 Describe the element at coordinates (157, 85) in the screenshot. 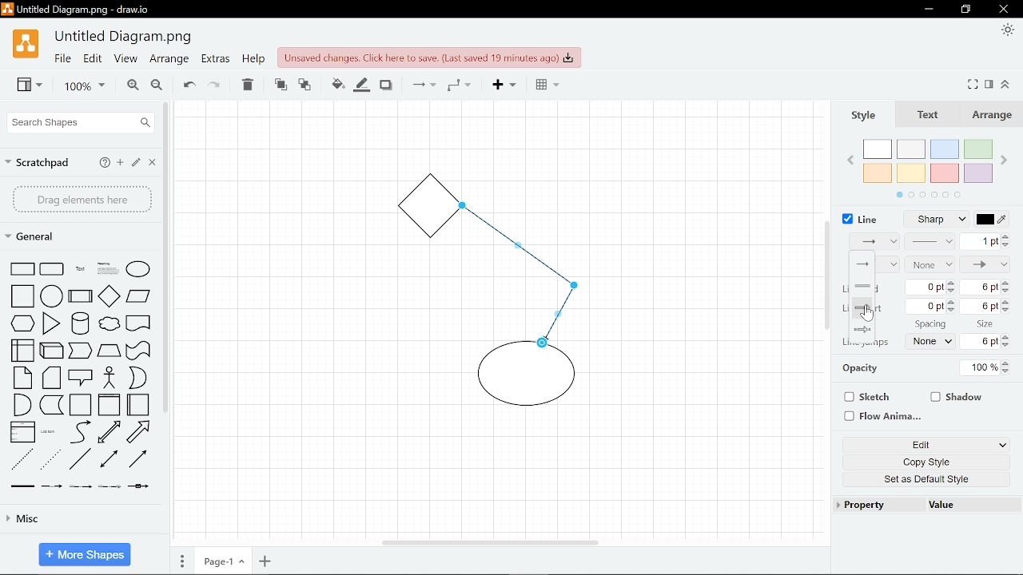

I see `Zoom out` at that location.